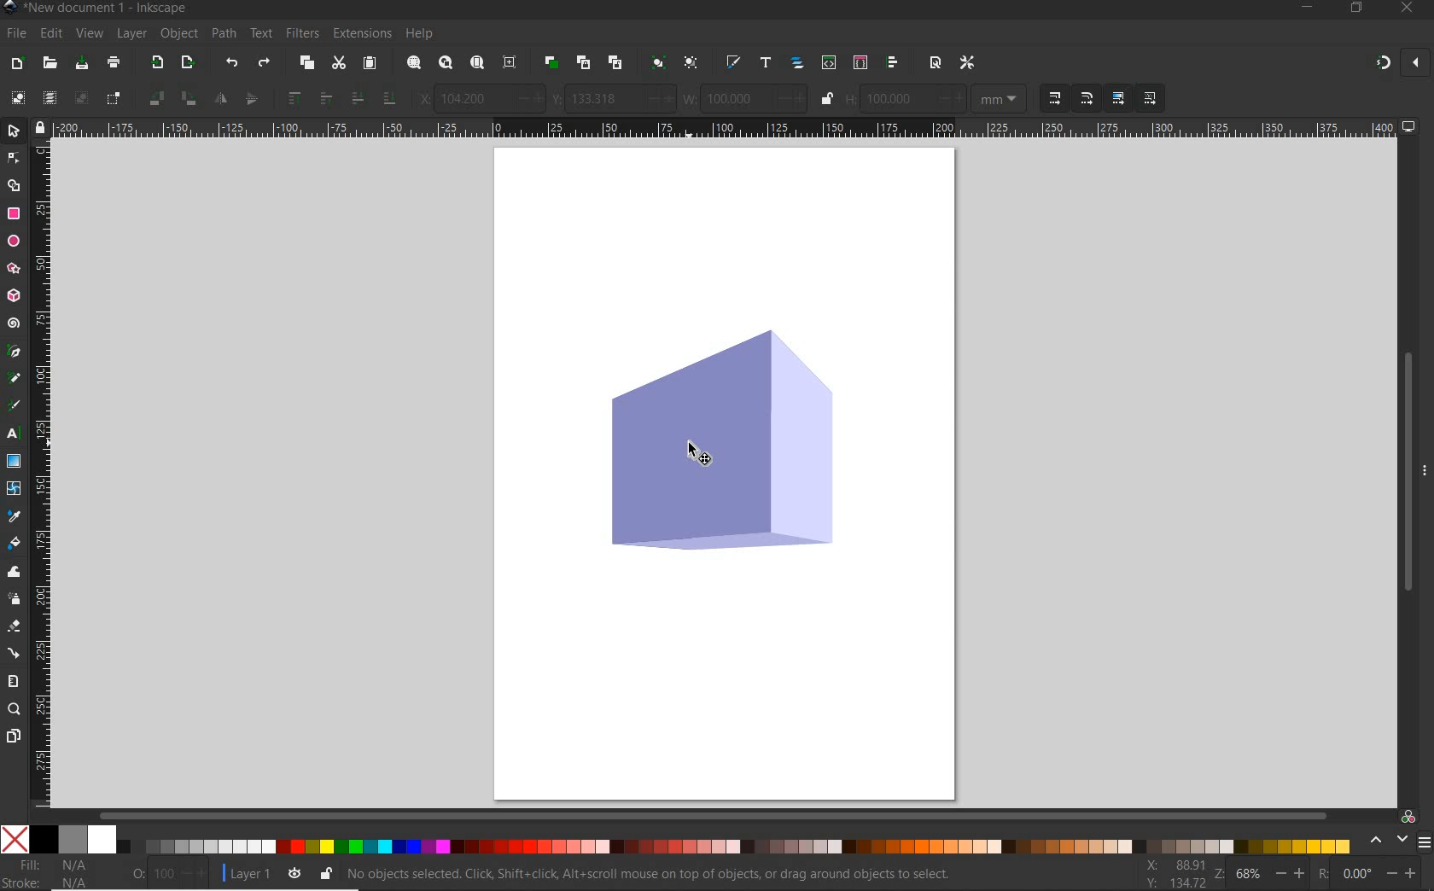 The height and width of the screenshot is (891, 1434). What do you see at coordinates (1056, 99) in the screenshot?
I see `WHENSCALING OBJECTS` at bounding box center [1056, 99].